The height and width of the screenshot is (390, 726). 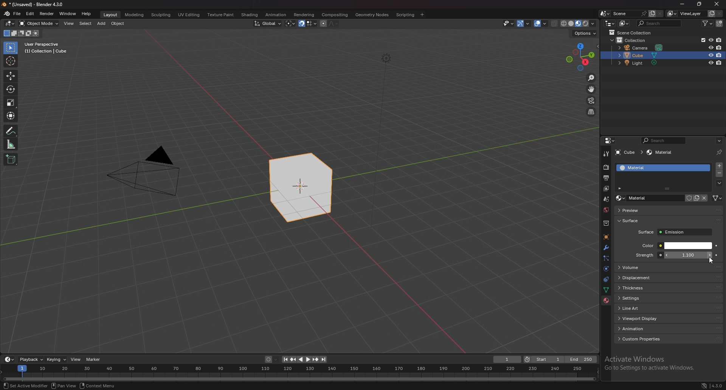 I want to click on add material, so click(x=720, y=166).